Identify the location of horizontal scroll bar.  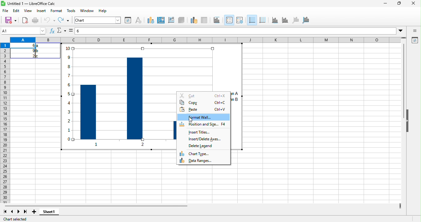
(108, 207).